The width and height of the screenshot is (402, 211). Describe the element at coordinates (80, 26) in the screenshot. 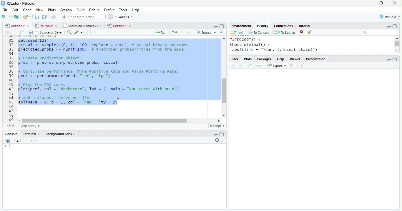

I see `Mosquito R codes.v1` at that location.